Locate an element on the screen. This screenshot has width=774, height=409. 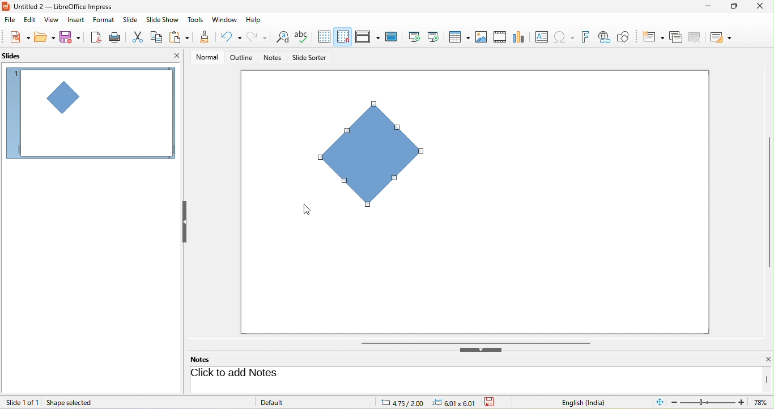
notes is located at coordinates (207, 359).